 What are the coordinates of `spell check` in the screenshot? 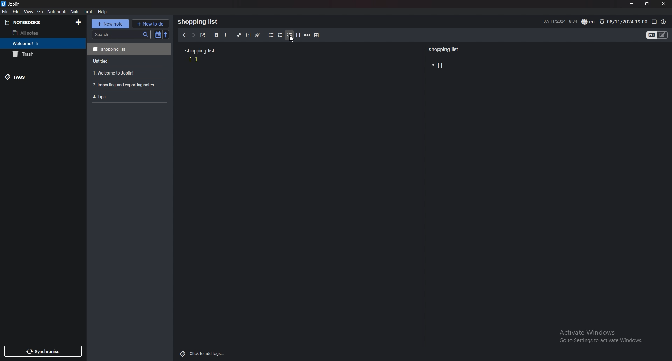 It's located at (589, 22).